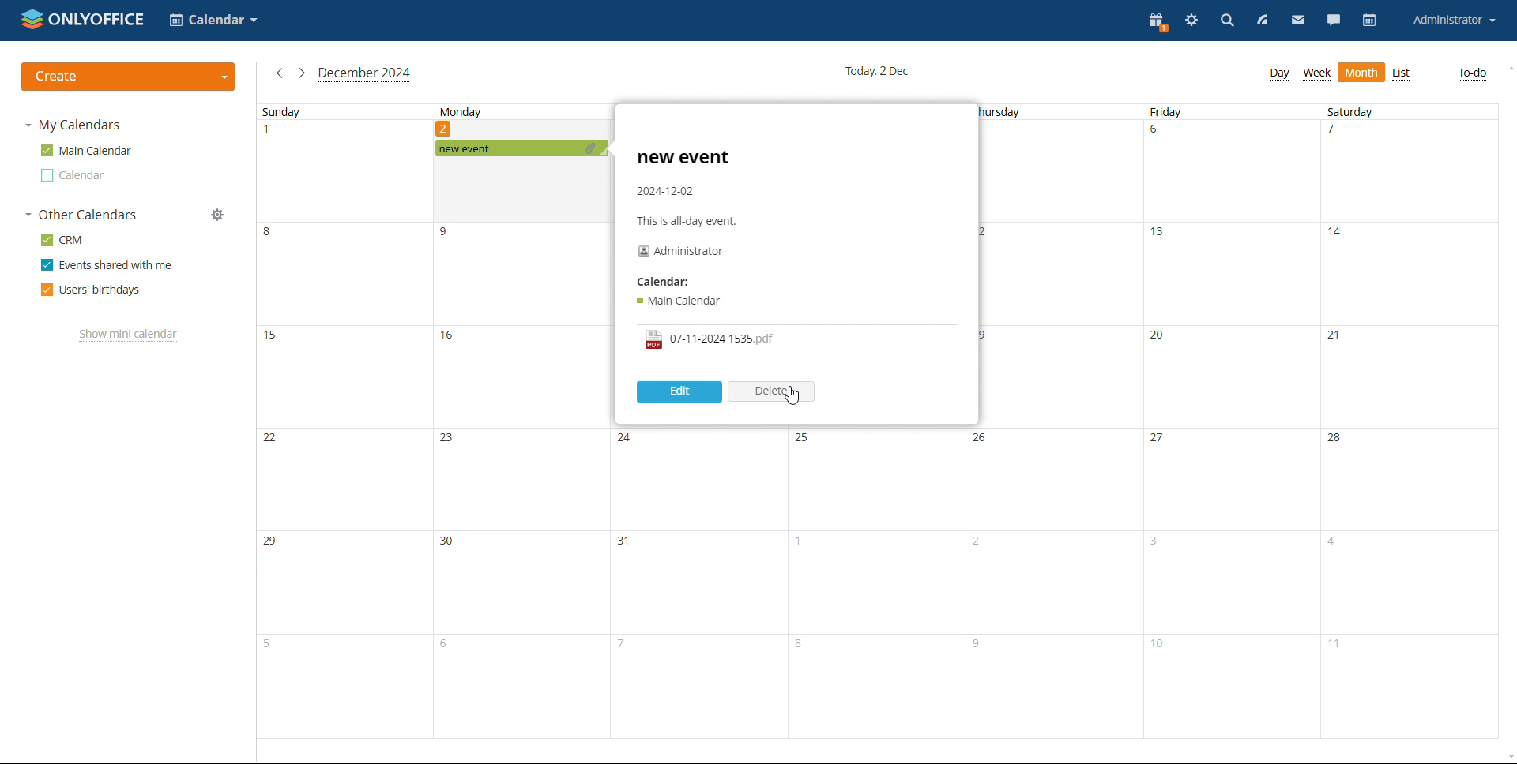 The width and height of the screenshot is (1517, 764). Describe the element at coordinates (709, 339) in the screenshot. I see `Gm 07-11-2024 1535.pdf` at that location.